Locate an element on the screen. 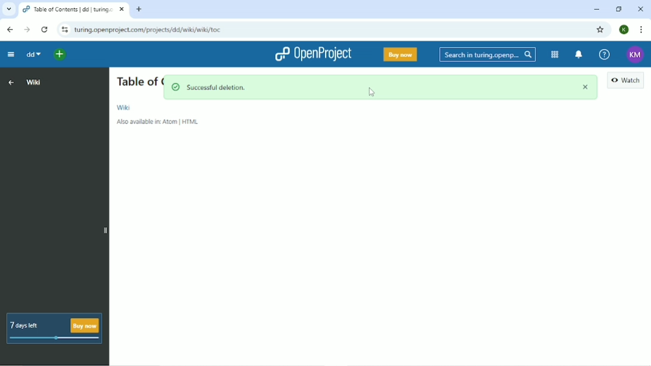 Image resolution: width=651 pixels, height=366 pixels. Account is located at coordinates (624, 30).